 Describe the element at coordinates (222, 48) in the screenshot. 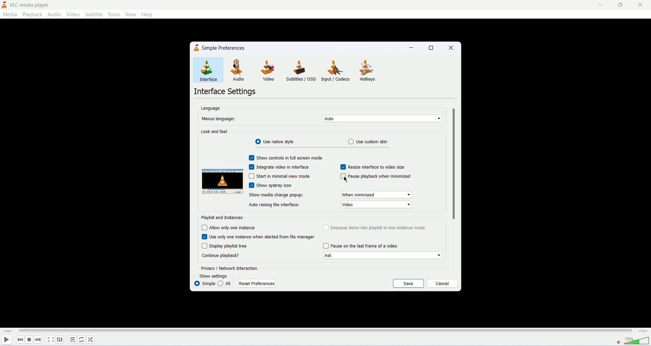

I see `simple preferences` at that location.